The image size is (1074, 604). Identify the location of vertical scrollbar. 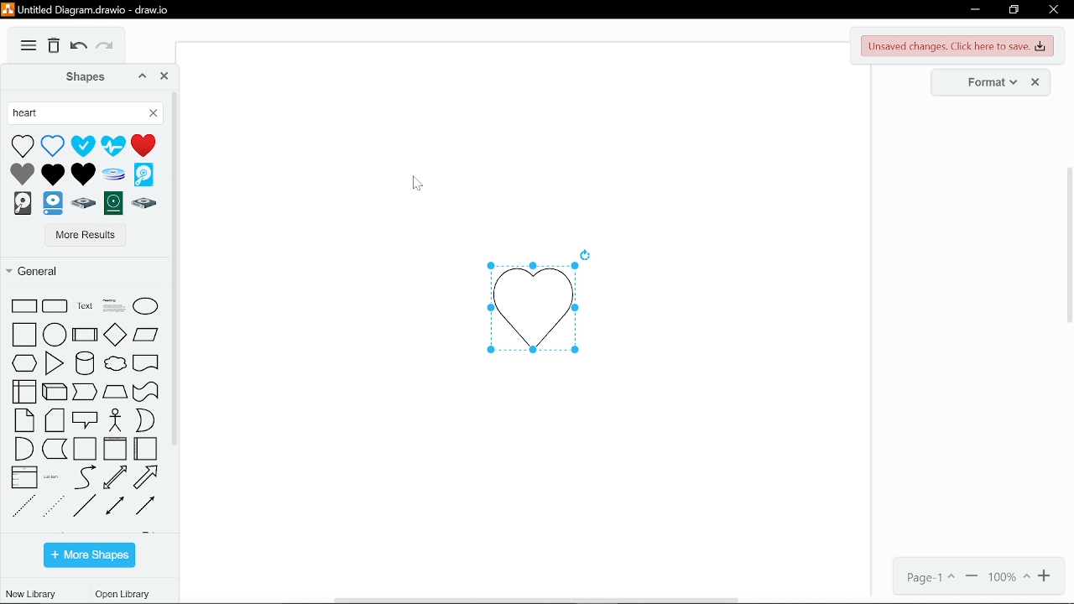
(1067, 244).